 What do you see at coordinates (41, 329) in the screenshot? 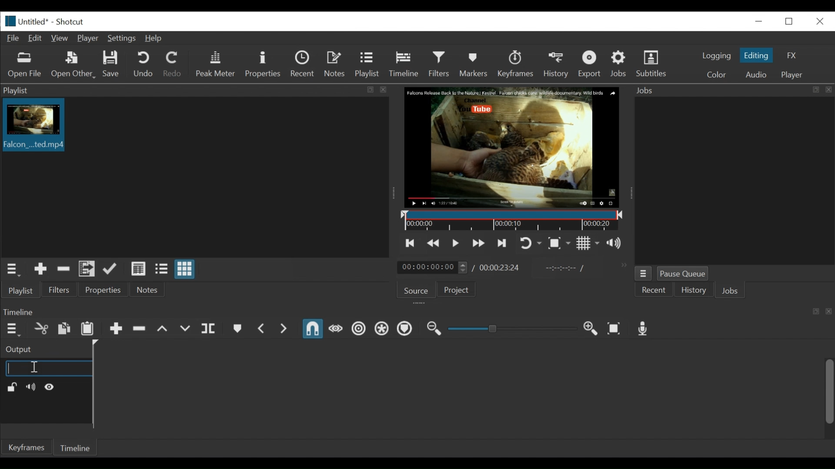
I see `Cut` at bounding box center [41, 329].